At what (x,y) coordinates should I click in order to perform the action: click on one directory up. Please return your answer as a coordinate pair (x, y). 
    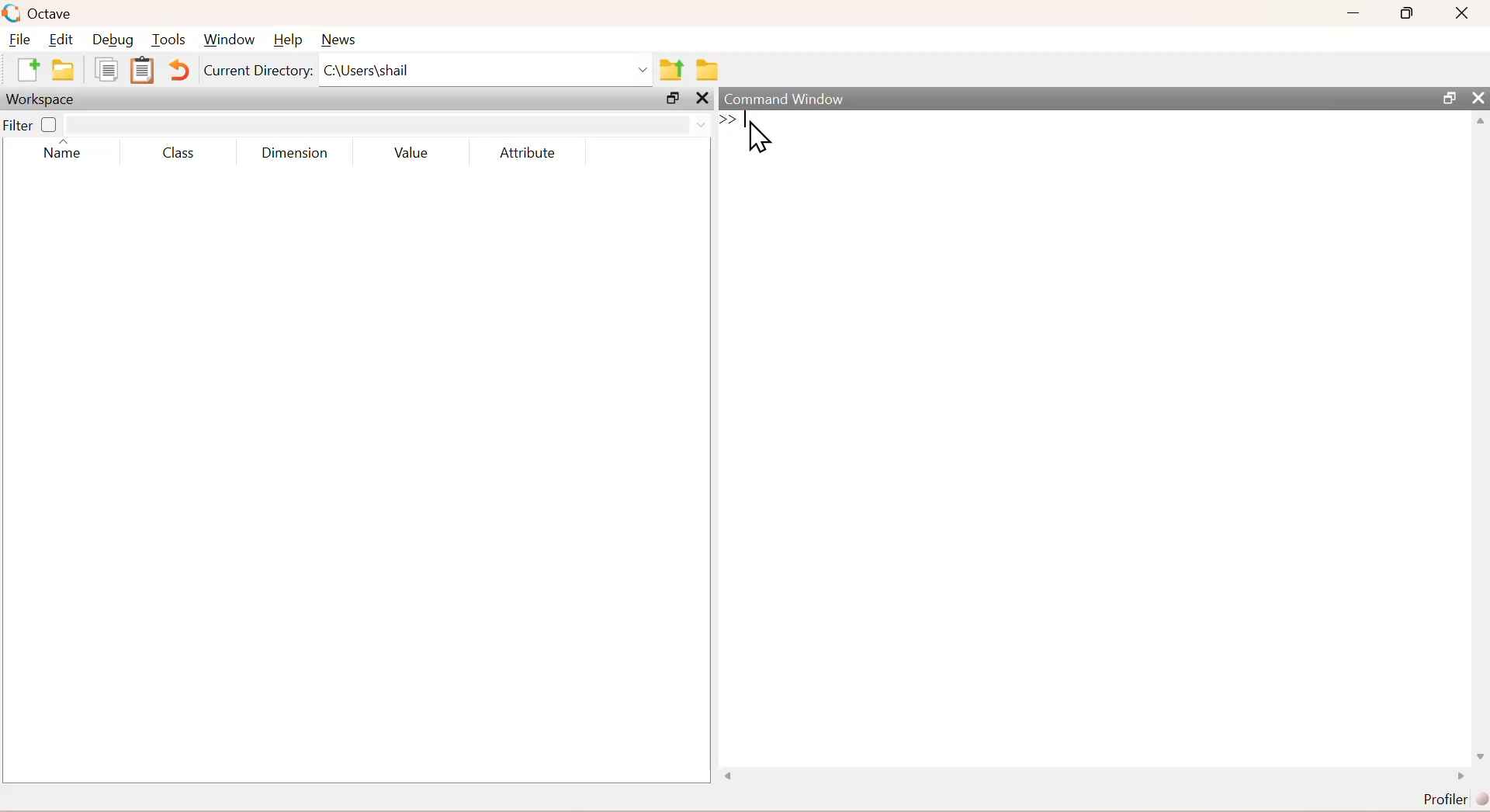
    Looking at the image, I should click on (670, 70).